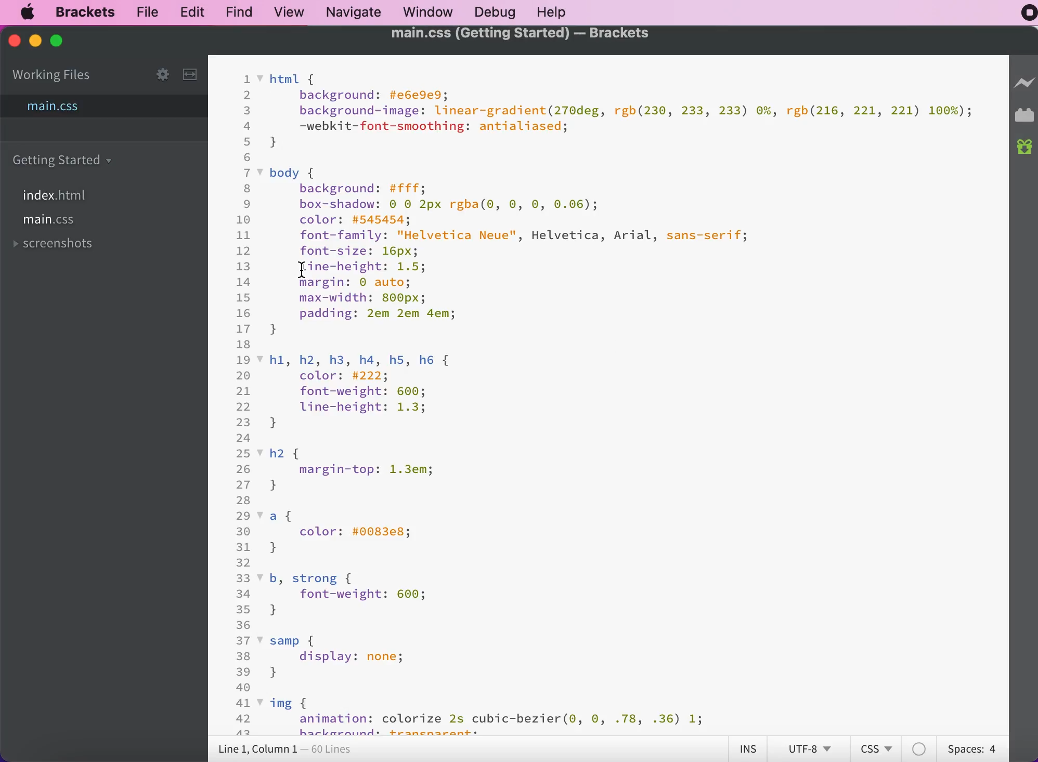 This screenshot has height=762, width=1038. What do you see at coordinates (358, 13) in the screenshot?
I see `navigate` at bounding box center [358, 13].